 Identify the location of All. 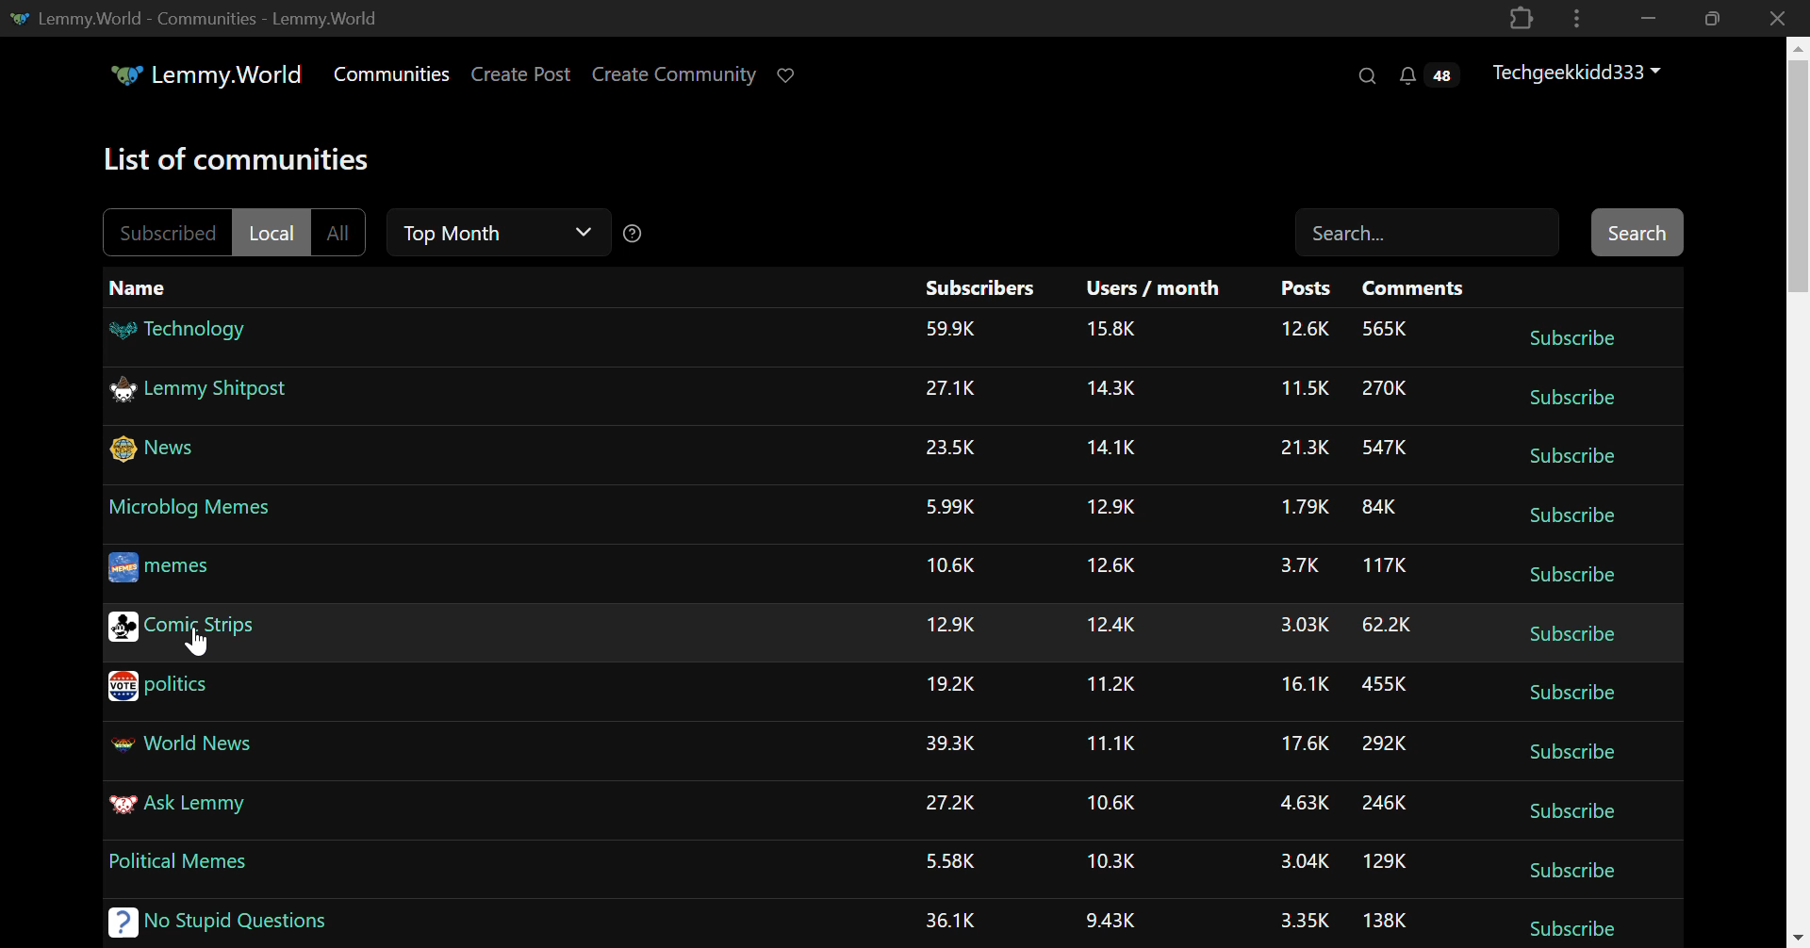
(341, 232).